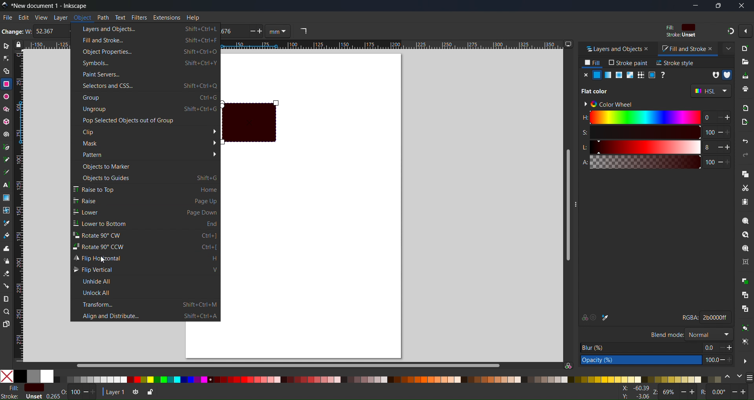 Image resolution: width=754 pixels, height=400 pixels. I want to click on Rotate 90 degree CCW, so click(146, 246).